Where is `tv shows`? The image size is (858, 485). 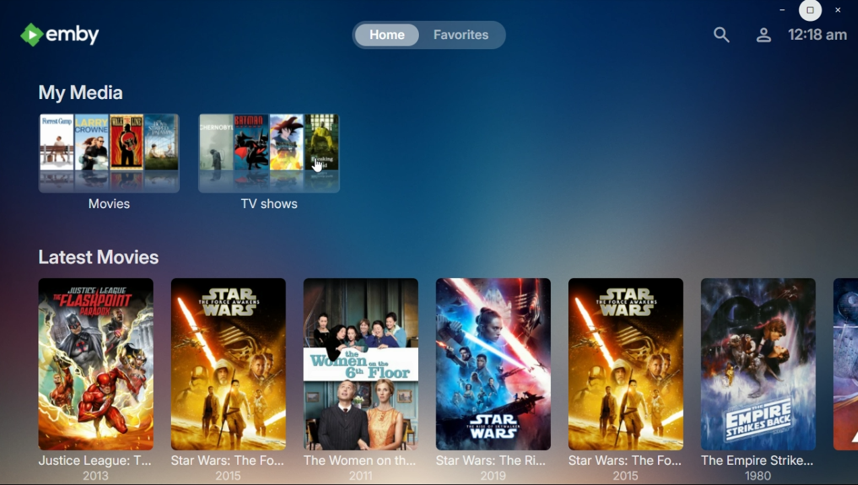 tv shows is located at coordinates (269, 160).